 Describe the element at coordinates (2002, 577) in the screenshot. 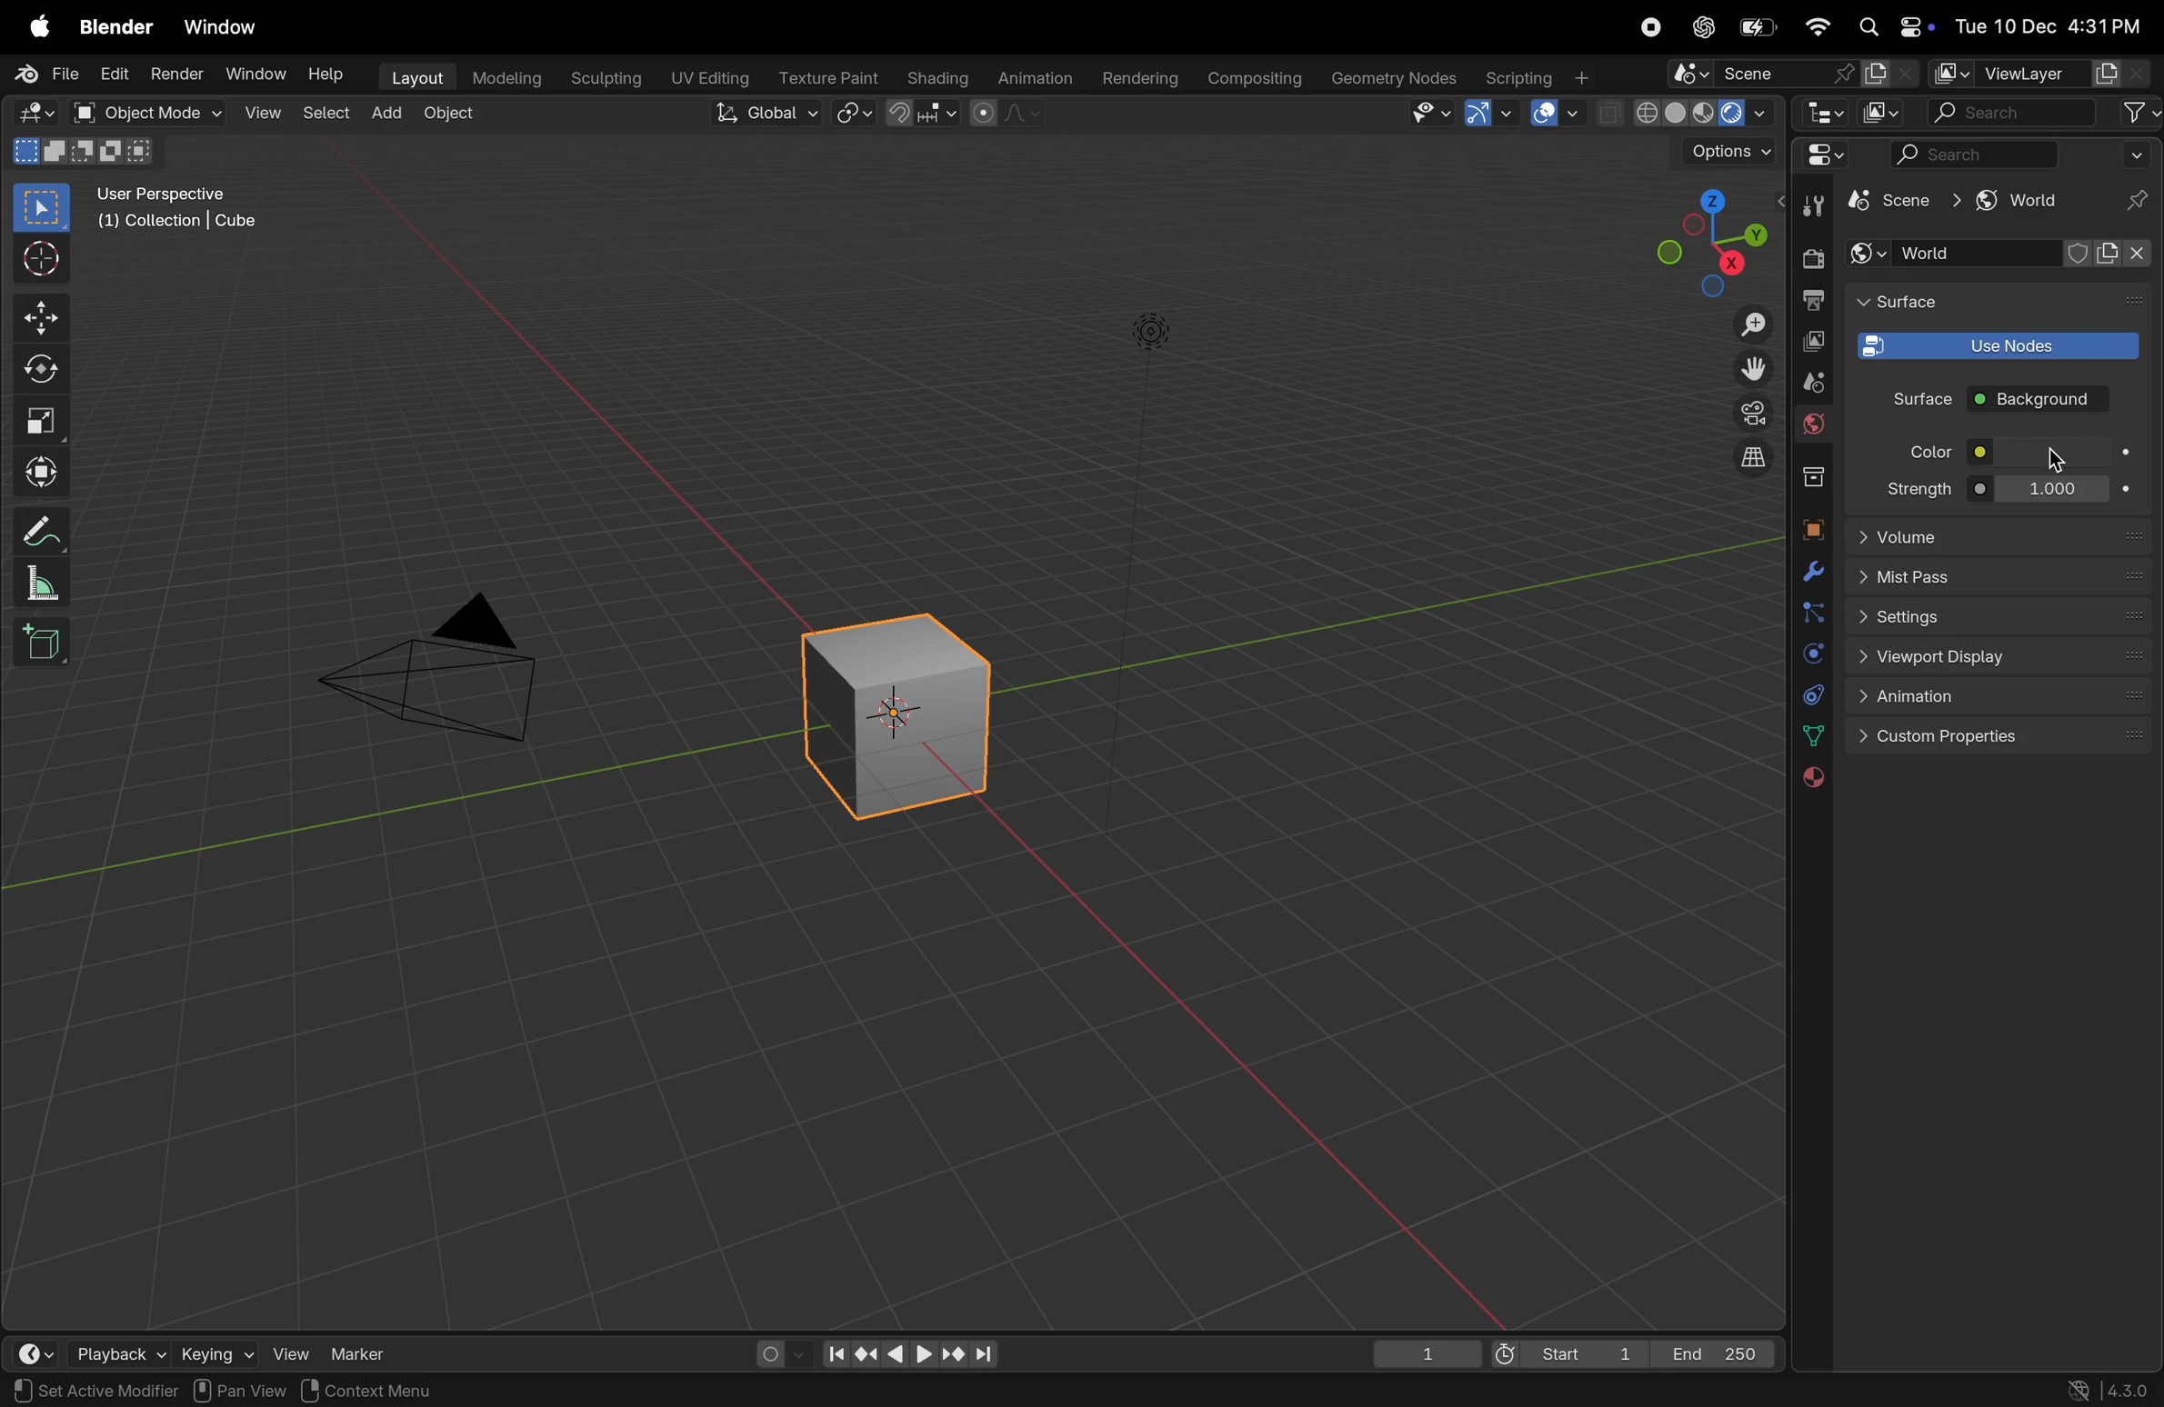

I see `mist pass` at that location.